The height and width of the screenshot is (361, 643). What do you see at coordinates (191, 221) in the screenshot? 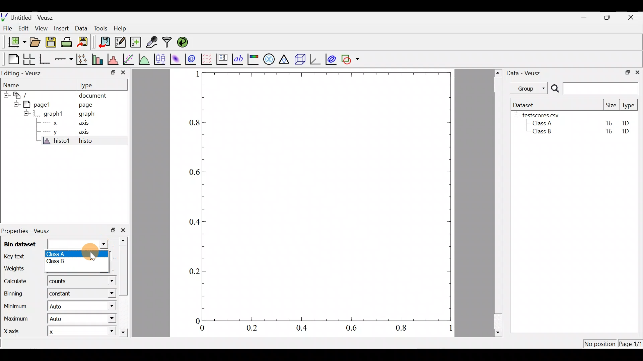
I see `0.4` at bounding box center [191, 221].